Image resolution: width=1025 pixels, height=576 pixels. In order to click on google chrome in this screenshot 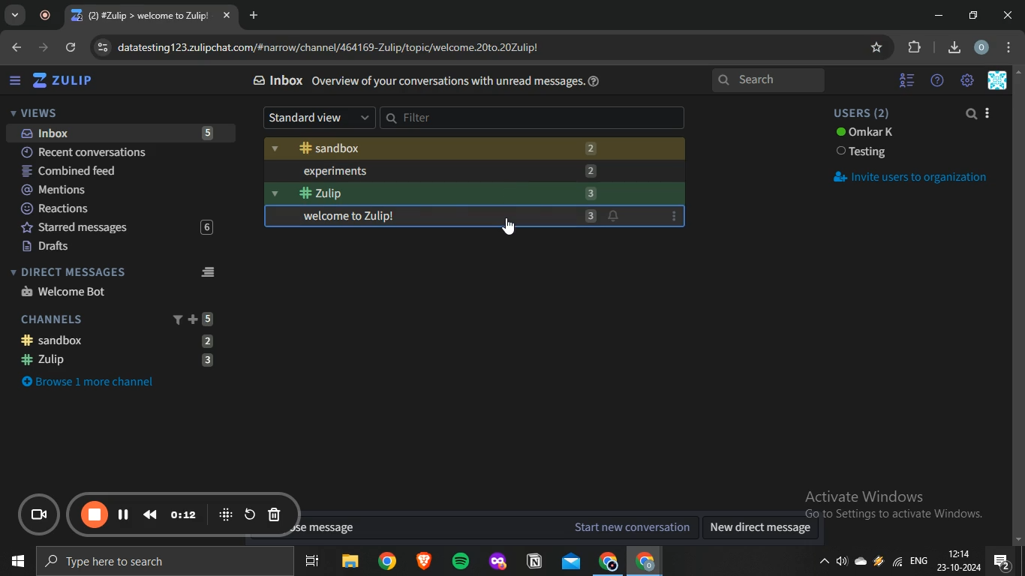, I will do `click(607, 562)`.